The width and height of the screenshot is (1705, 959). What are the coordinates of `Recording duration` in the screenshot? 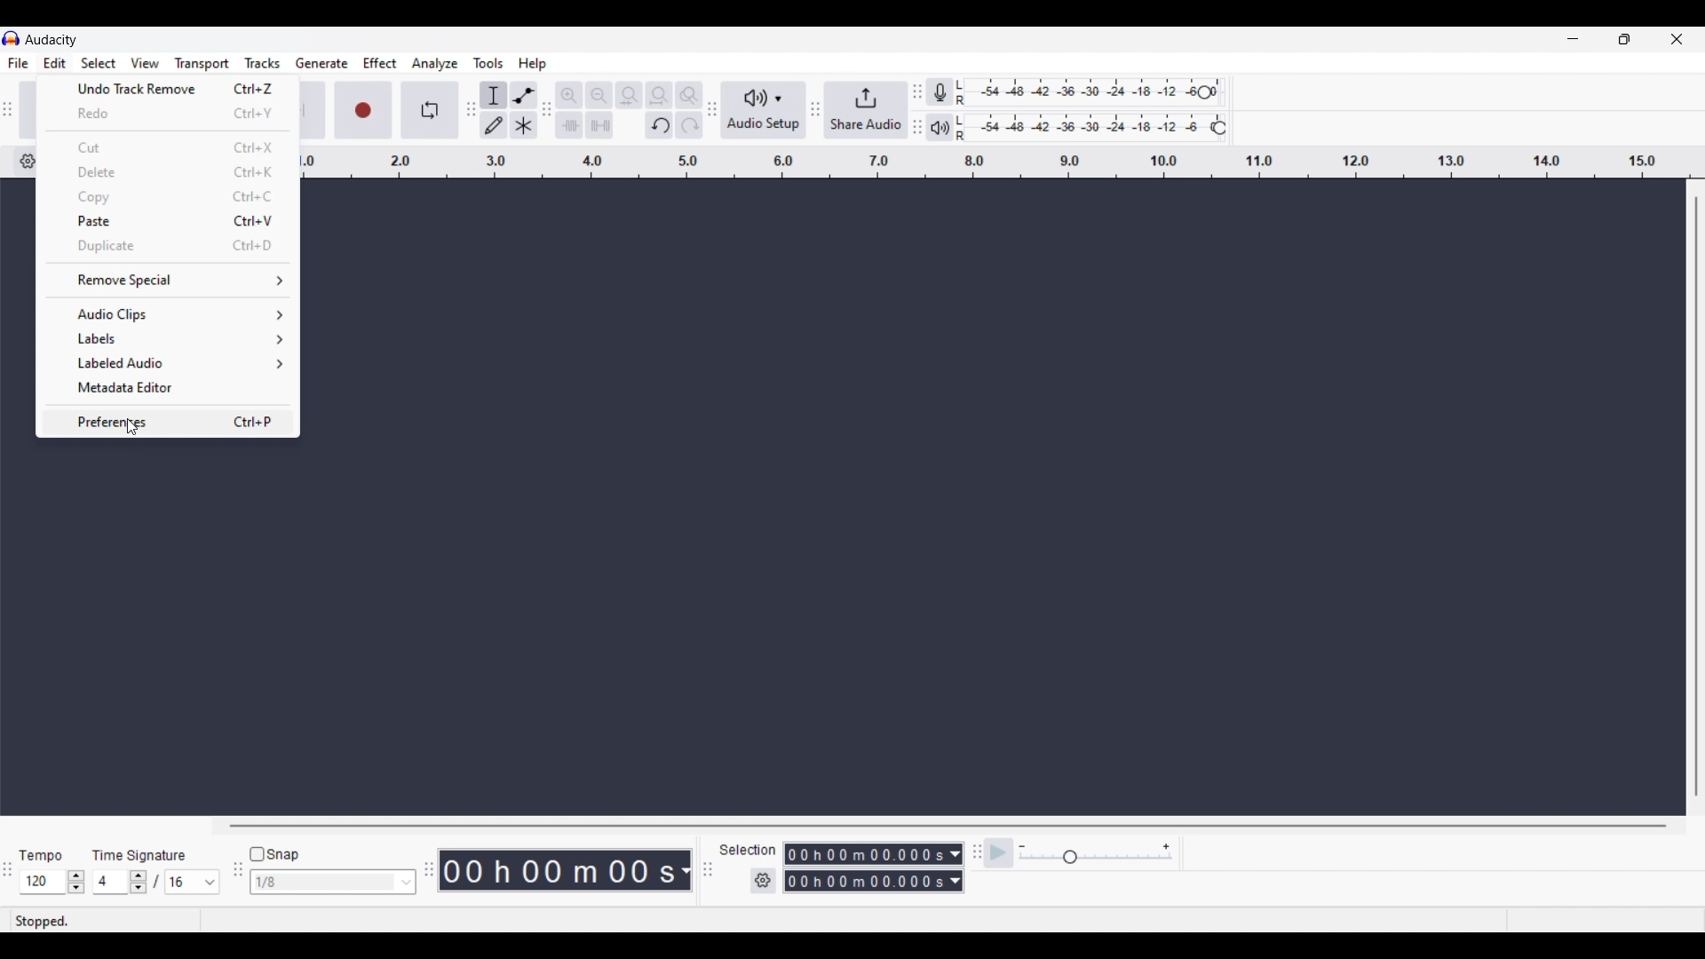 It's located at (863, 868).